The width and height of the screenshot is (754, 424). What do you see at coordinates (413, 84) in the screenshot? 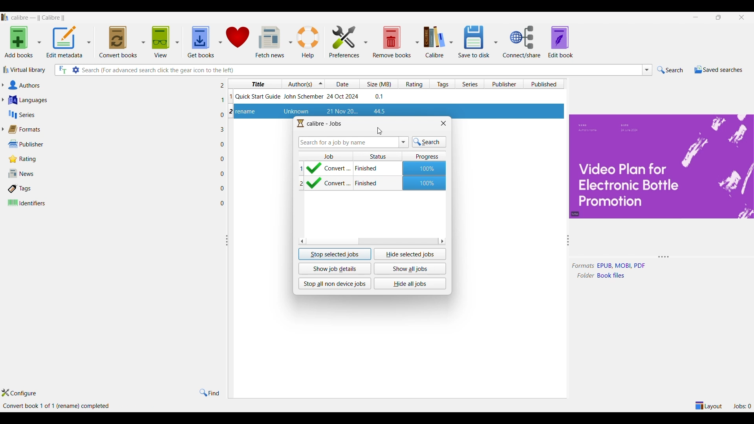
I see `Rating column` at bounding box center [413, 84].